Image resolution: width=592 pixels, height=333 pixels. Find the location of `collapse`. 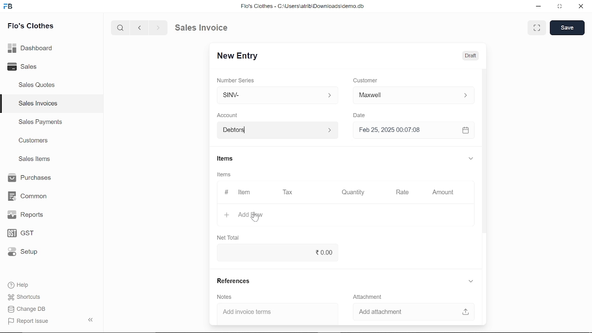

collapse is located at coordinates (92, 321).